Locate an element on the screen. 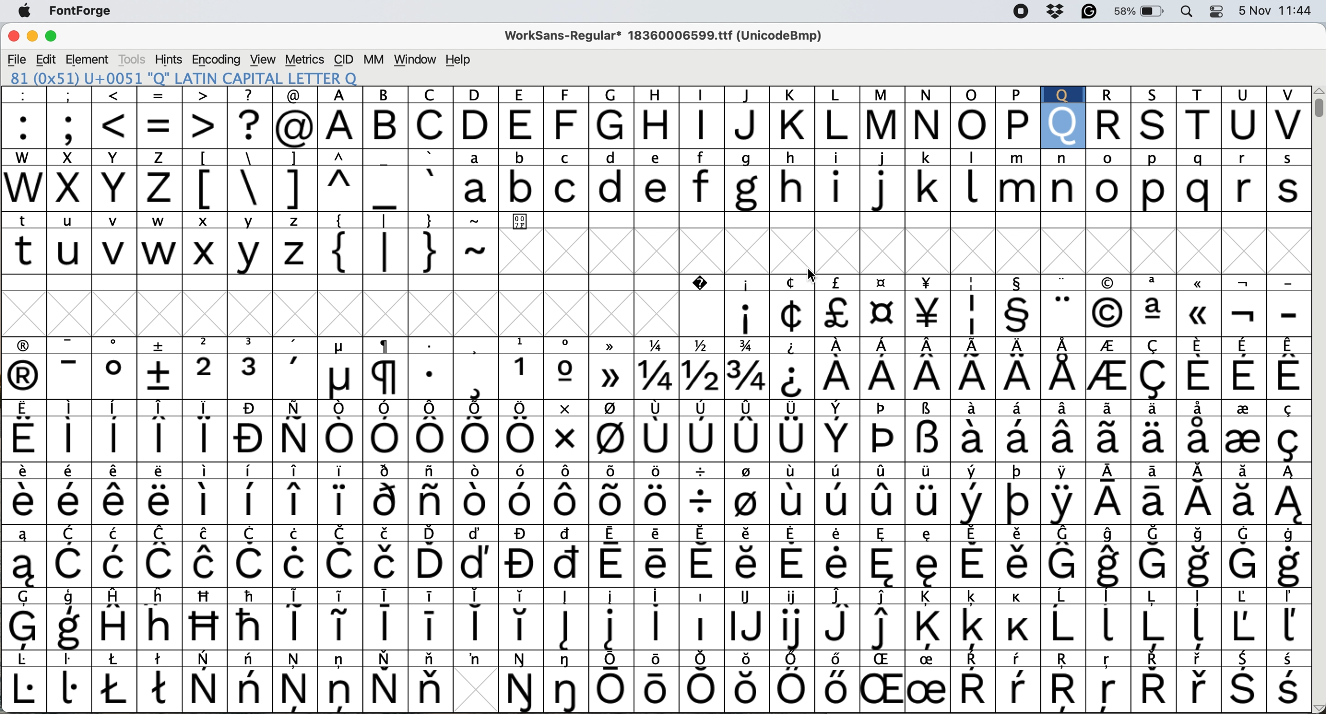  uppercase letters is located at coordinates (1195, 124).